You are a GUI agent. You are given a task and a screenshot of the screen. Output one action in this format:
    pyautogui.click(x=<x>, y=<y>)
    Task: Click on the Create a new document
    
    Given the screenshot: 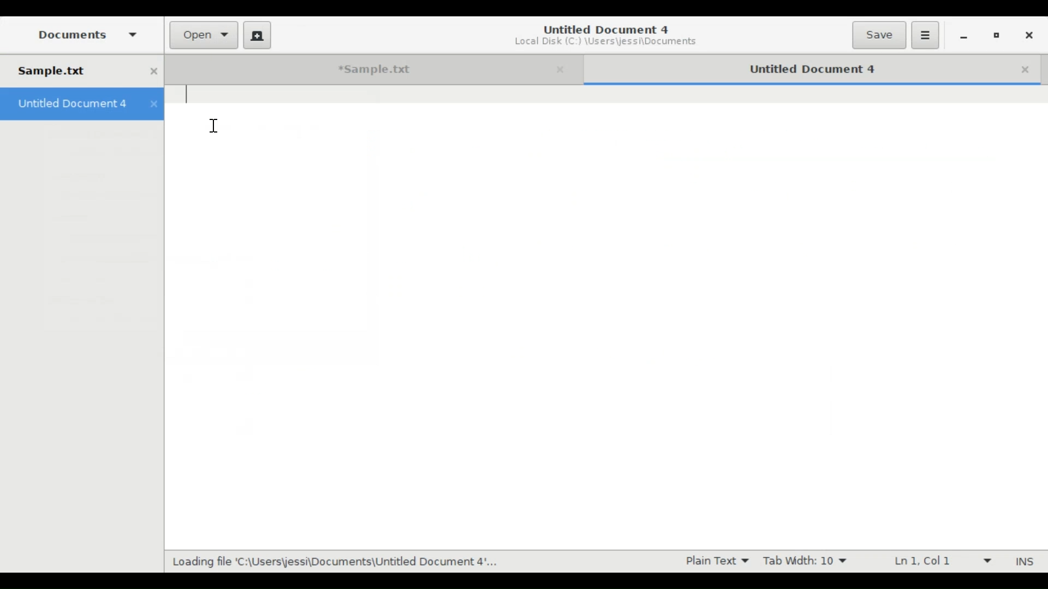 What is the action you would take?
    pyautogui.click(x=258, y=34)
    